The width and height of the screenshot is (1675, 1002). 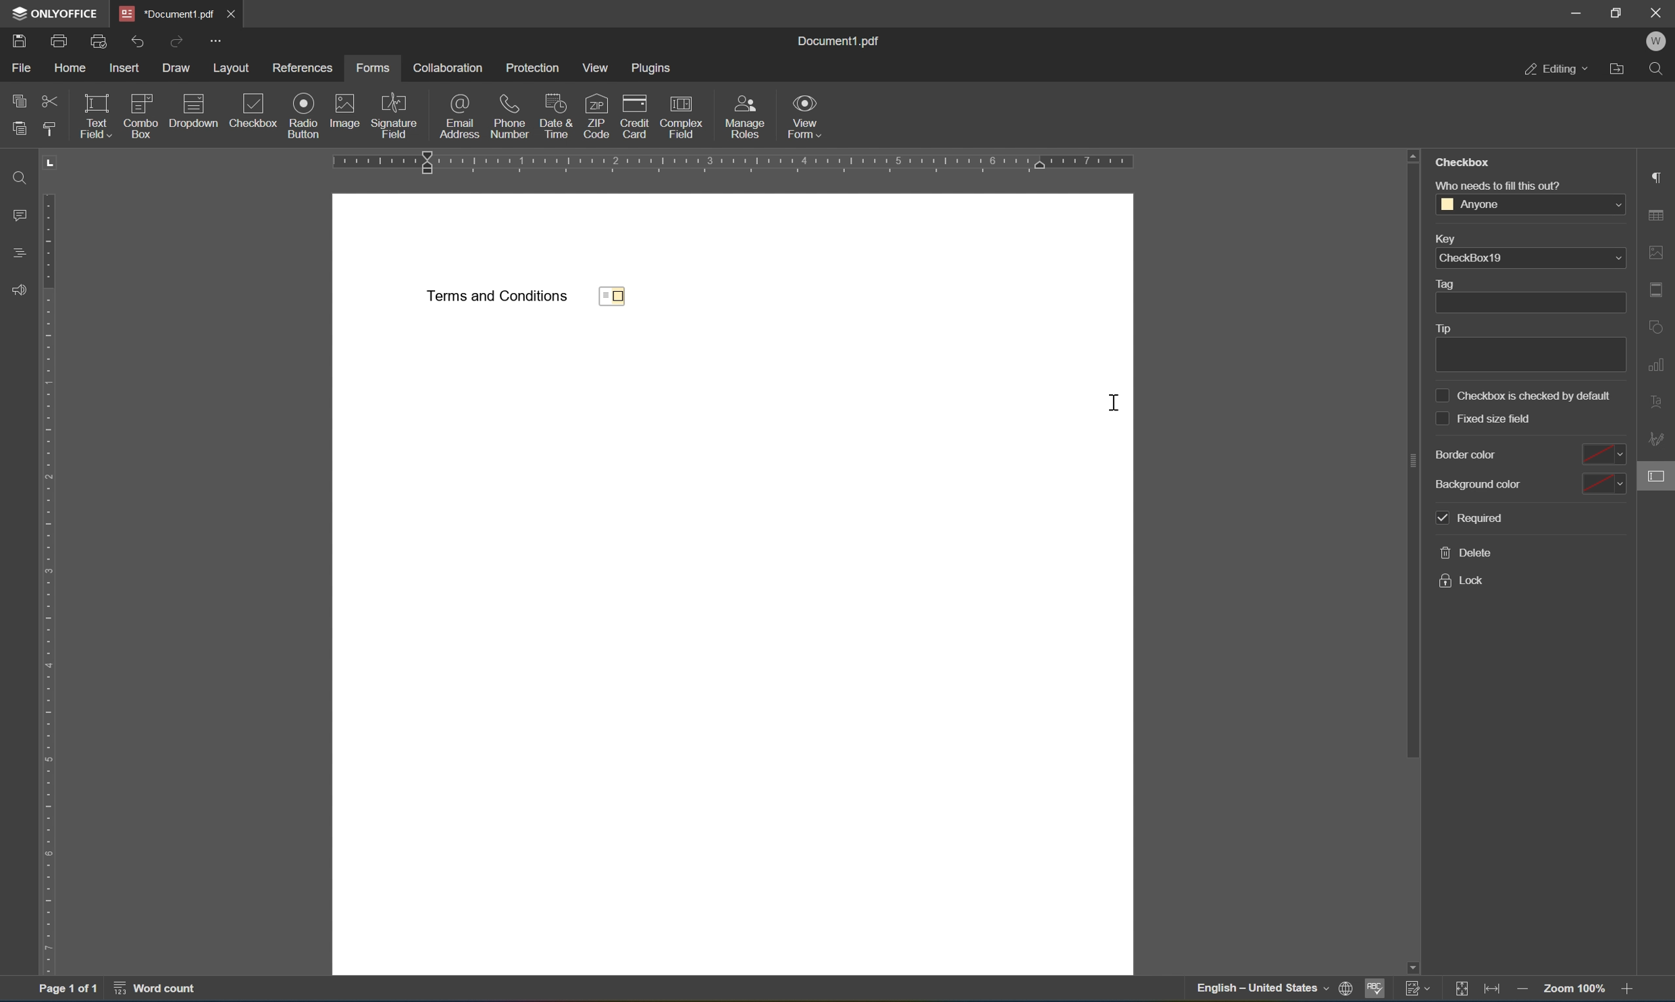 I want to click on zoom 100%, so click(x=1576, y=990).